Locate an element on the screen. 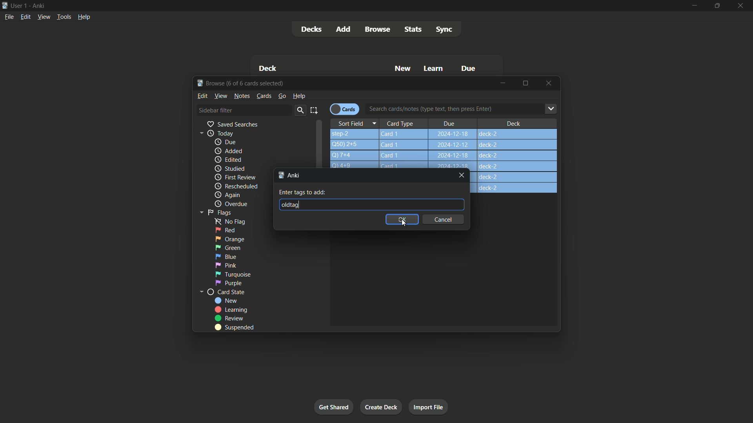 The image size is (753, 423). Suspended is located at coordinates (234, 328).